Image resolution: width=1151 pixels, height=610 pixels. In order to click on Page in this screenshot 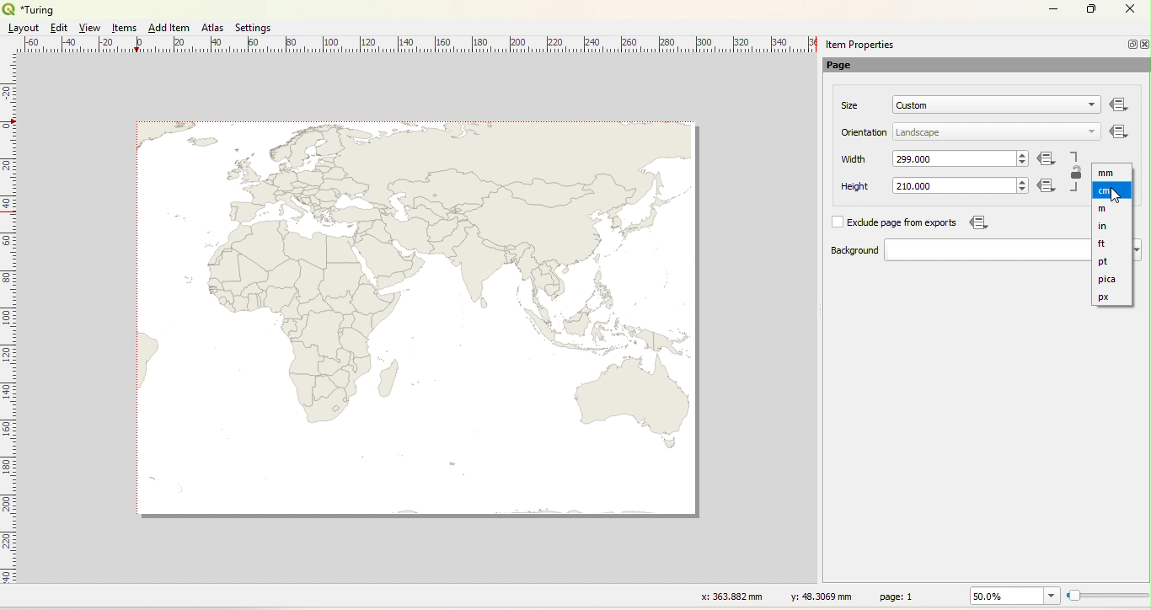, I will do `click(840, 65)`.